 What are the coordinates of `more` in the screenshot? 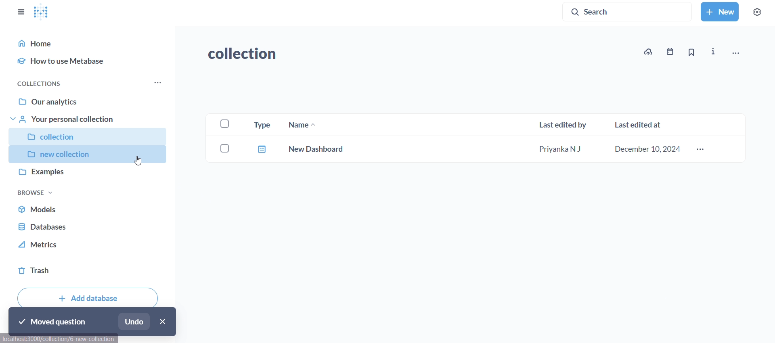 It's located at (701, 150).